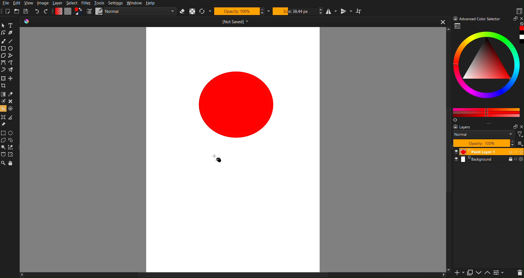 This screenshot has width=524, height=278. What do you see at coordinates (470, 274) in the screenshot?
I see `Copy` at bounding box center [470, 274].